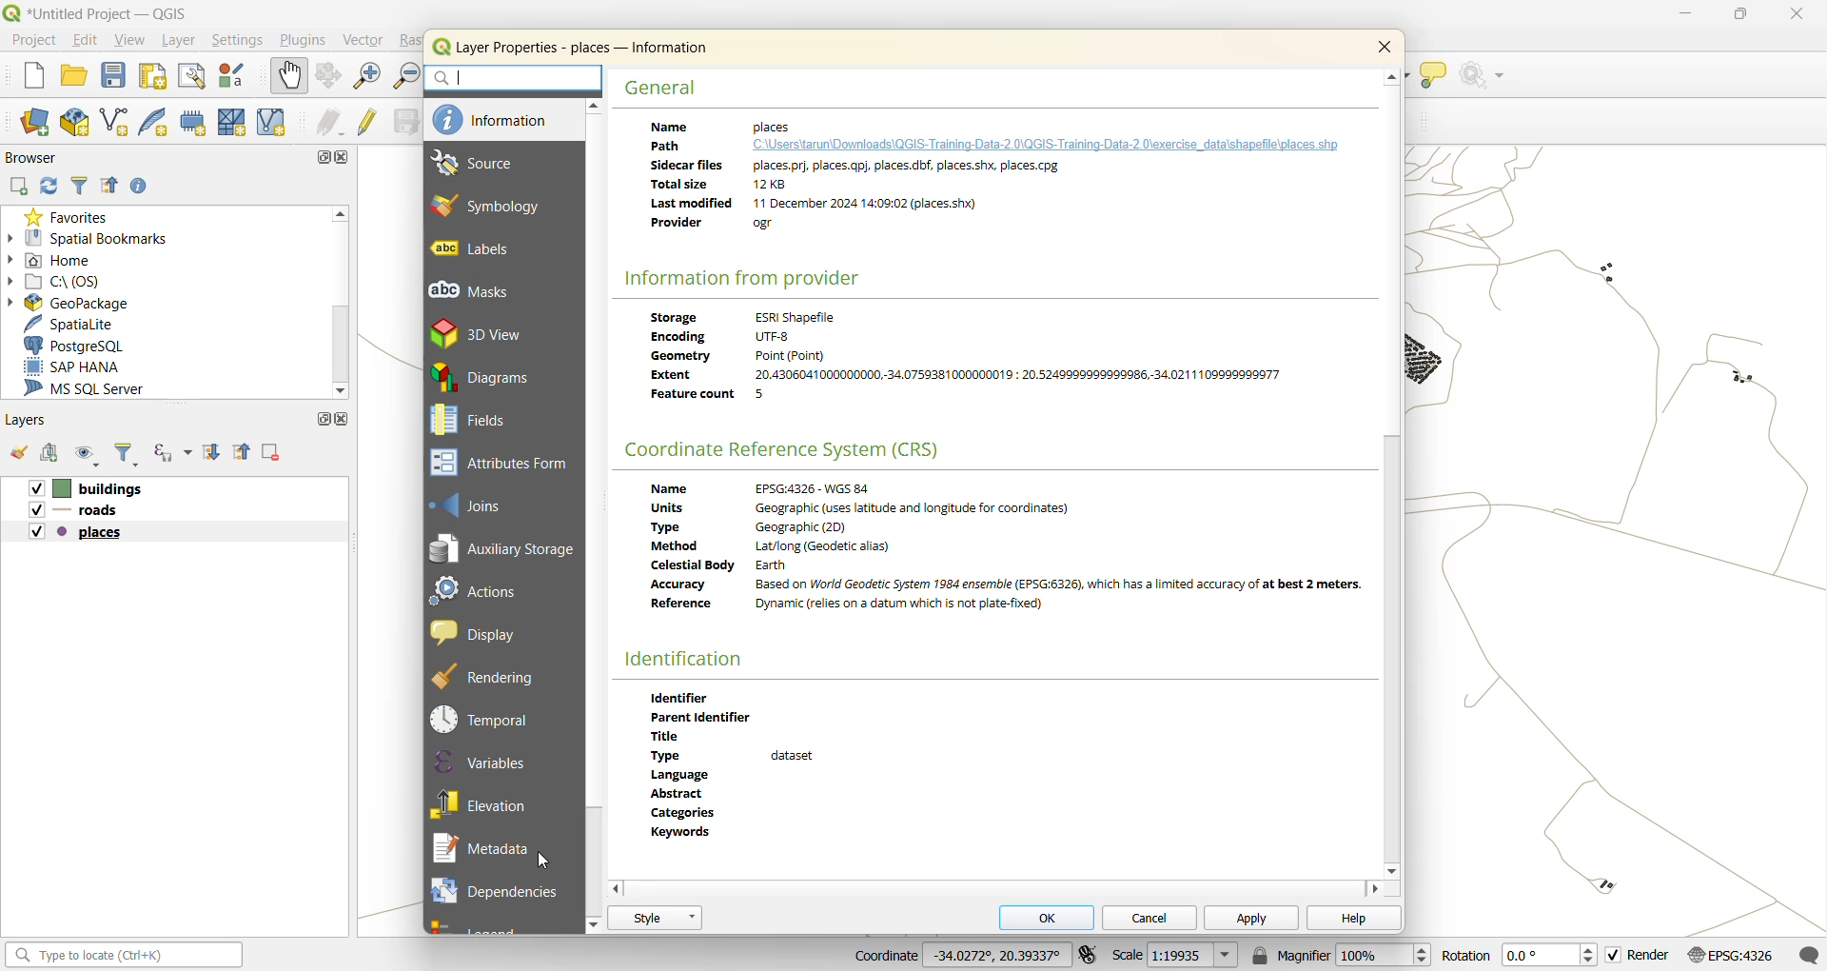 This screenshot has height=971, width=1827. Describe the element at coordinates (491, 208) in the screenshot. I see `symbology` at that location.